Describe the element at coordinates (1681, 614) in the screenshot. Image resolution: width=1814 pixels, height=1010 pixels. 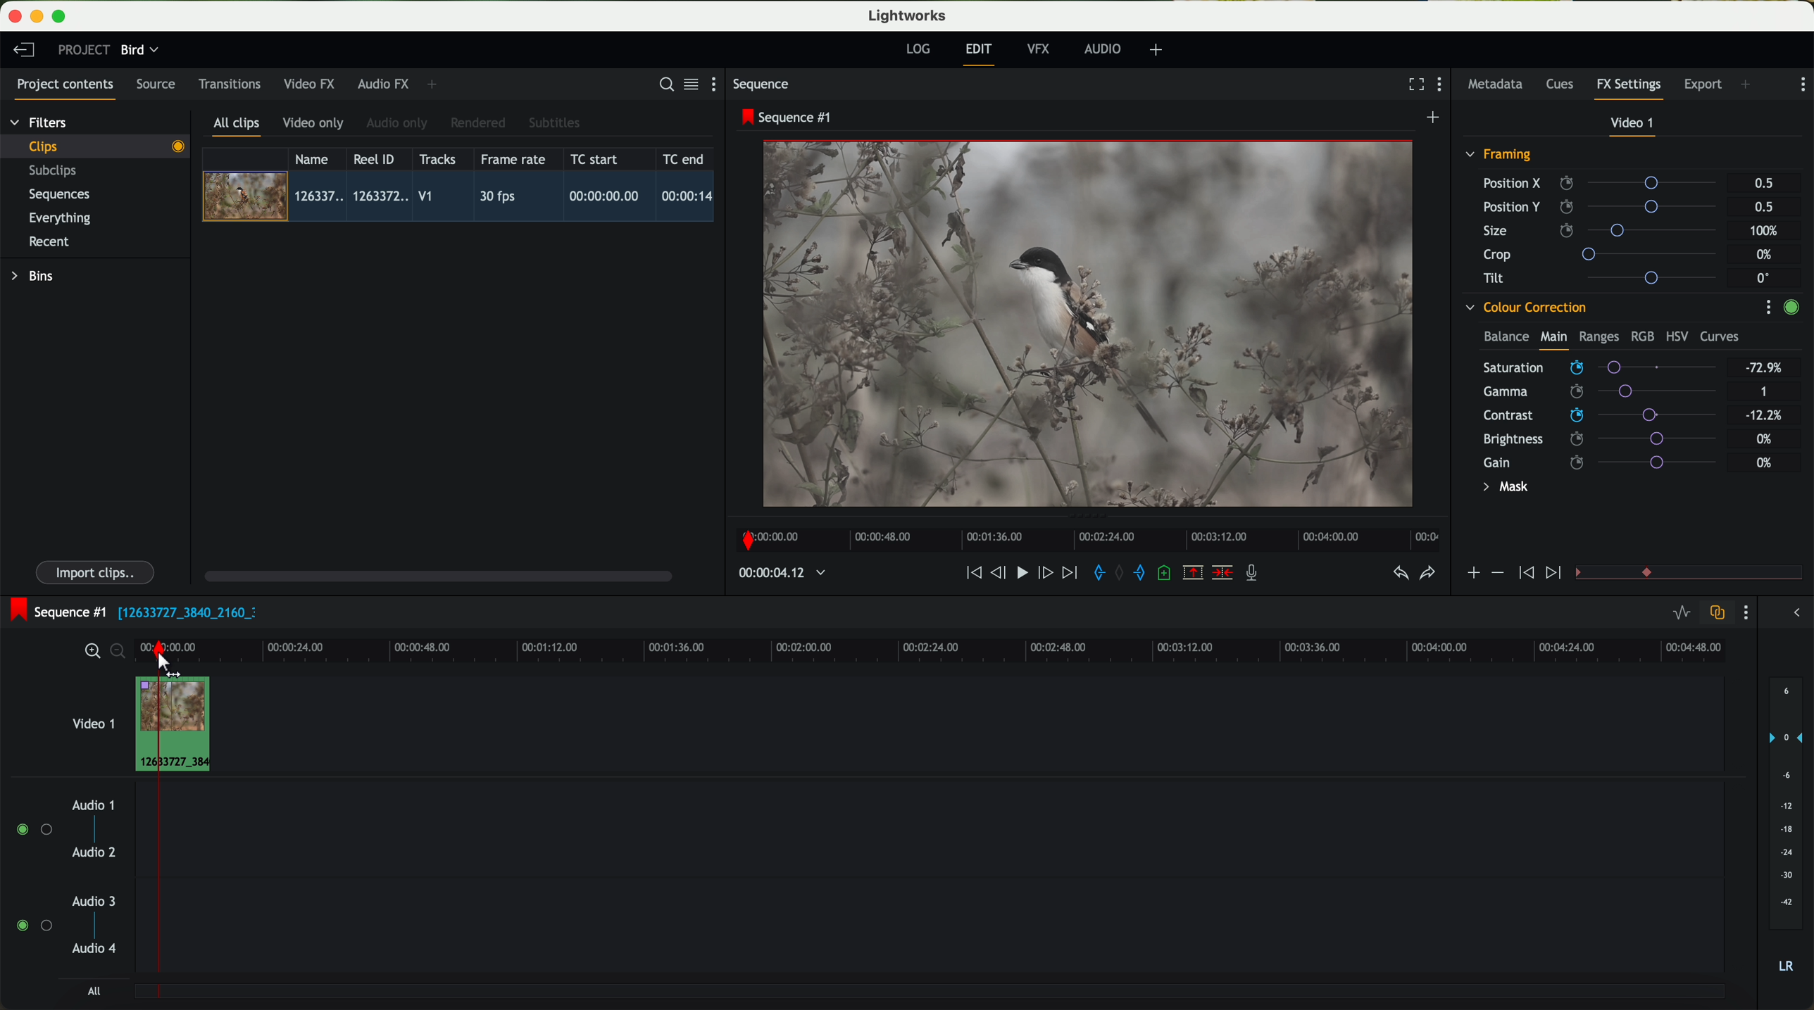
I see `toggle audio levels editing` at that location.